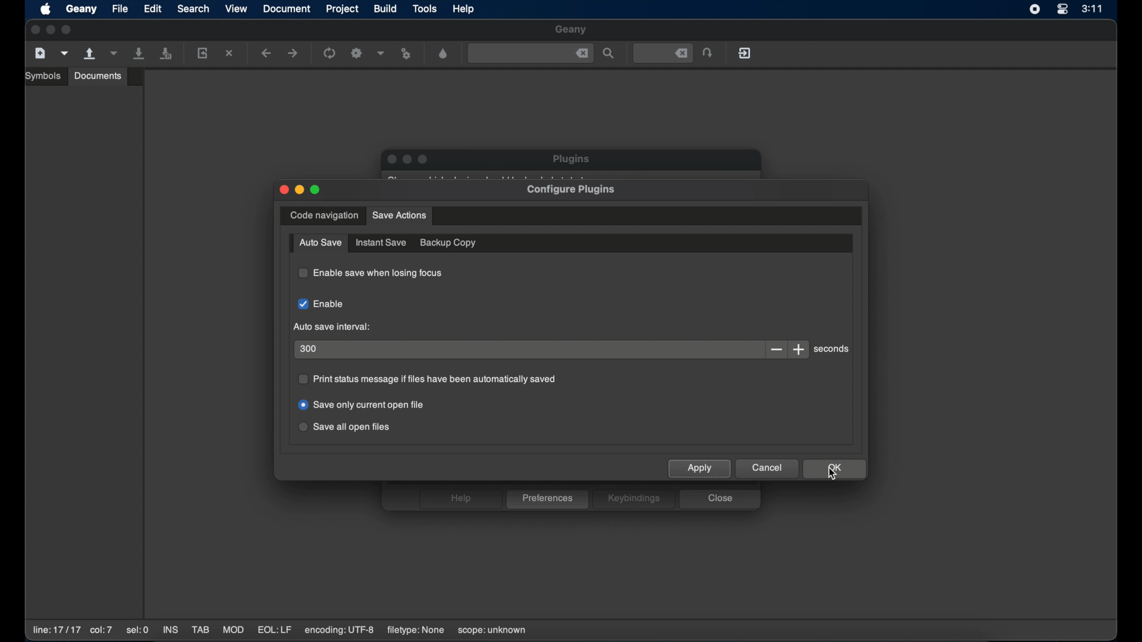 The width and height of the screenshot is (1142, 642). Describe the element at coordinates (153, 8) in the screenshot. I see `edit` at that location.